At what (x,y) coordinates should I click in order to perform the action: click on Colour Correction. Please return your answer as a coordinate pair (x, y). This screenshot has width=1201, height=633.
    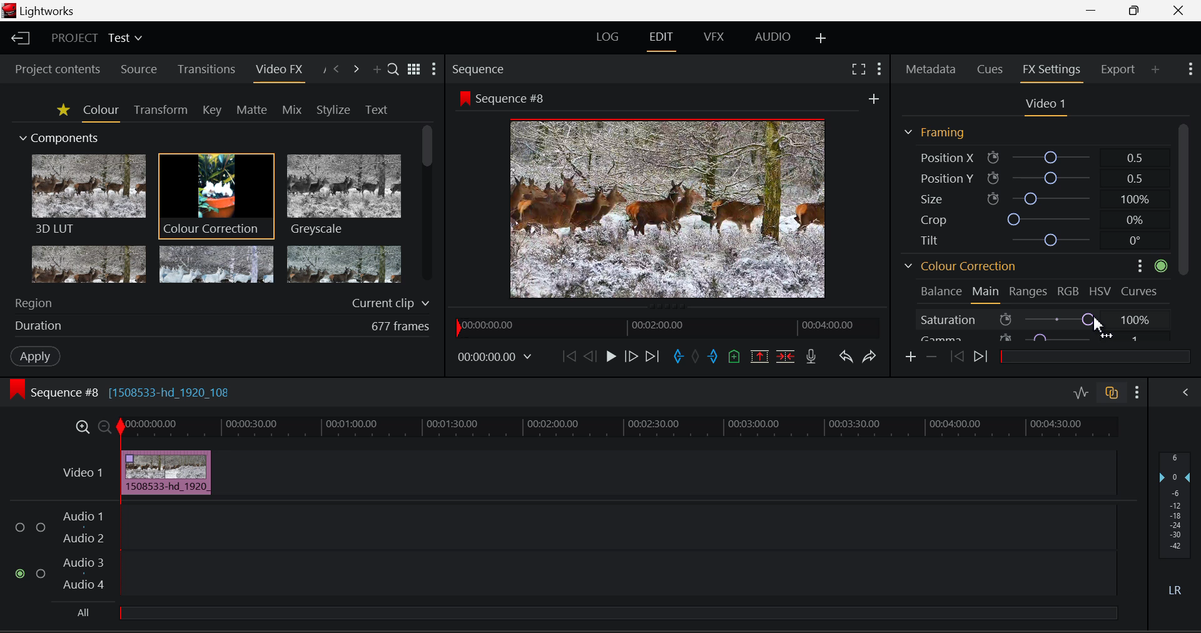
    Looking at the image, I should click on (961, 265).